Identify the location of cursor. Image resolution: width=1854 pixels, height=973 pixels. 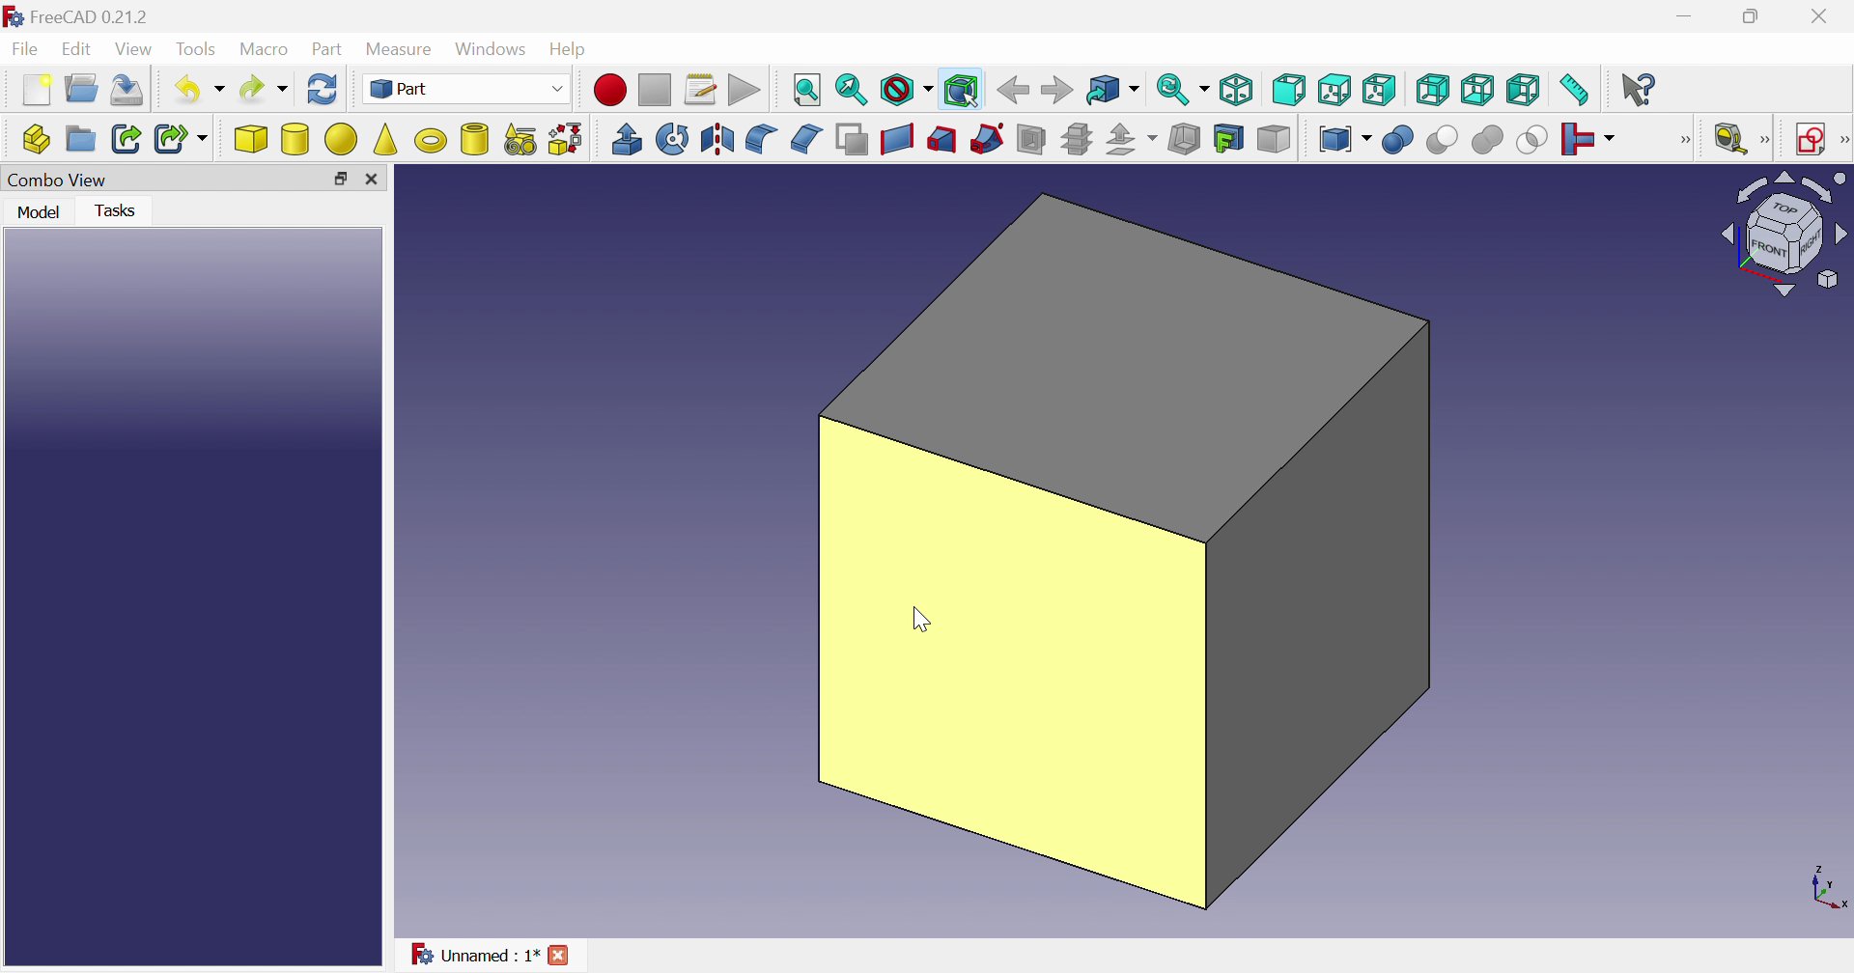
(917, 622).